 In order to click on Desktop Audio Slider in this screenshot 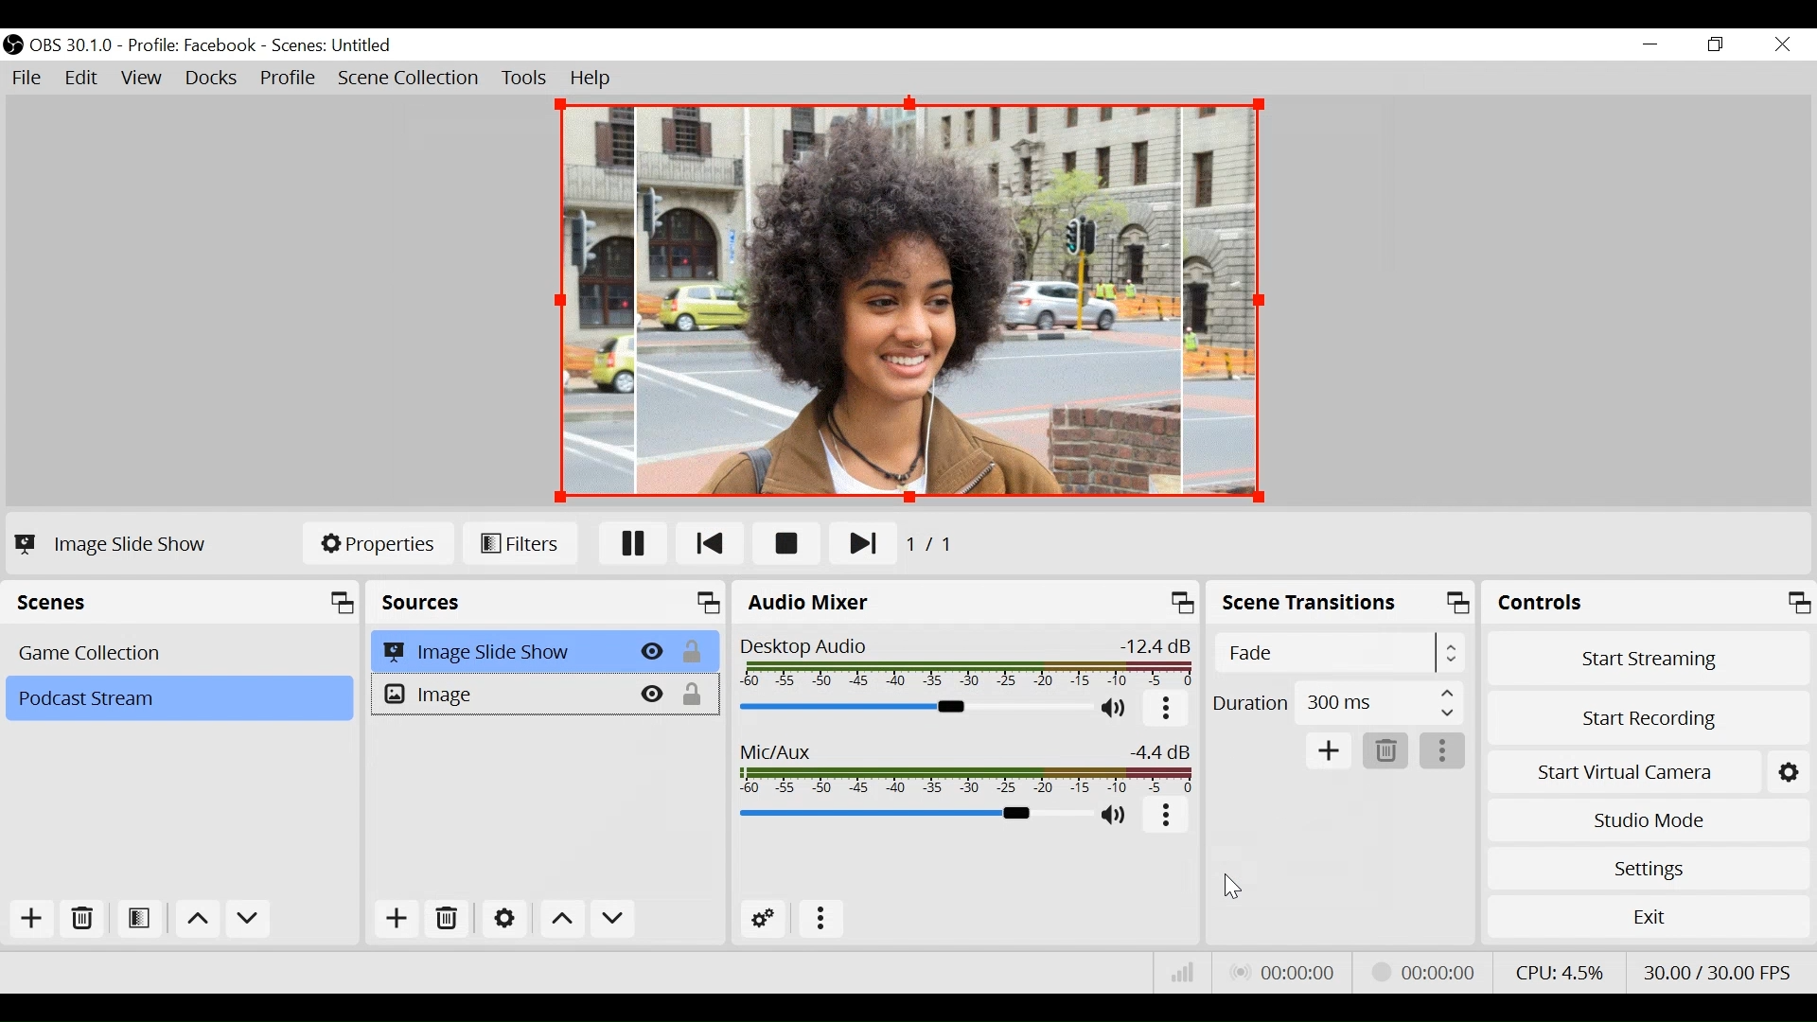, I will do `click(910, 706)`.